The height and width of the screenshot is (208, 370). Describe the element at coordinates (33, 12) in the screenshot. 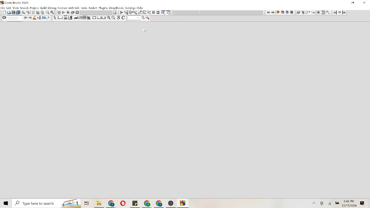

I see `Trim` at that location.